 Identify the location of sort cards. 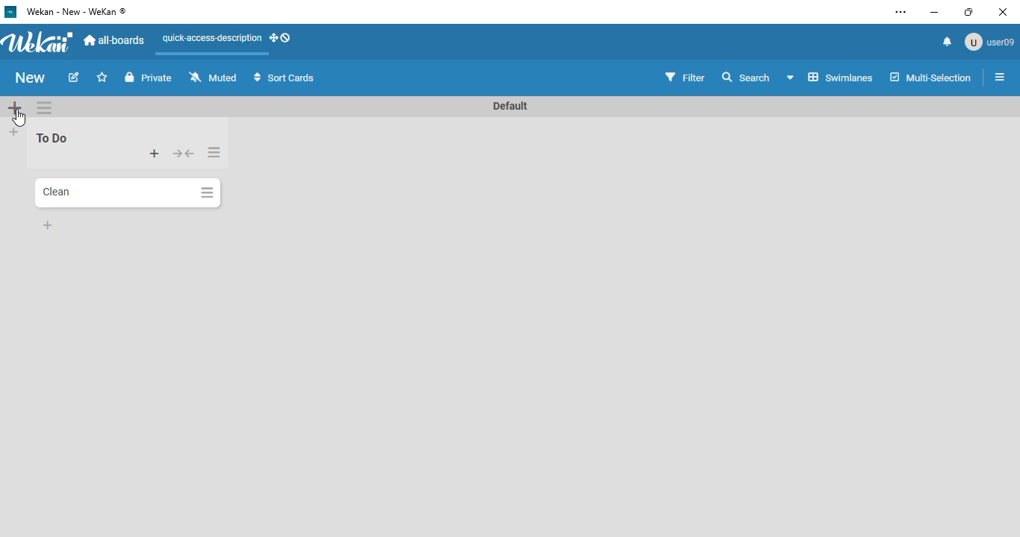
(284, 77).